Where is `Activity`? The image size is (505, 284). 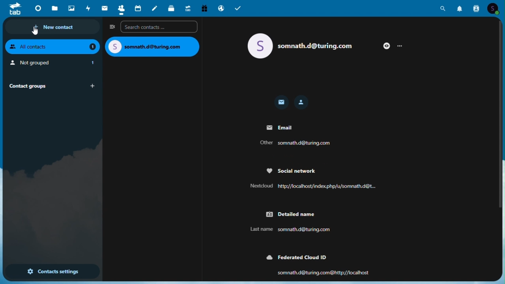 Activity is located at coordinates (89, 8).